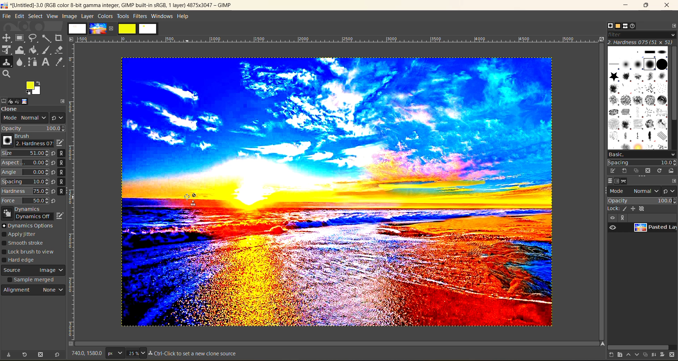 This screenshot has width=678, height=361. What do you see at coordinates (60, 62) in the screenshot?
I see `color picker tool` at bounding box center [60, 62].